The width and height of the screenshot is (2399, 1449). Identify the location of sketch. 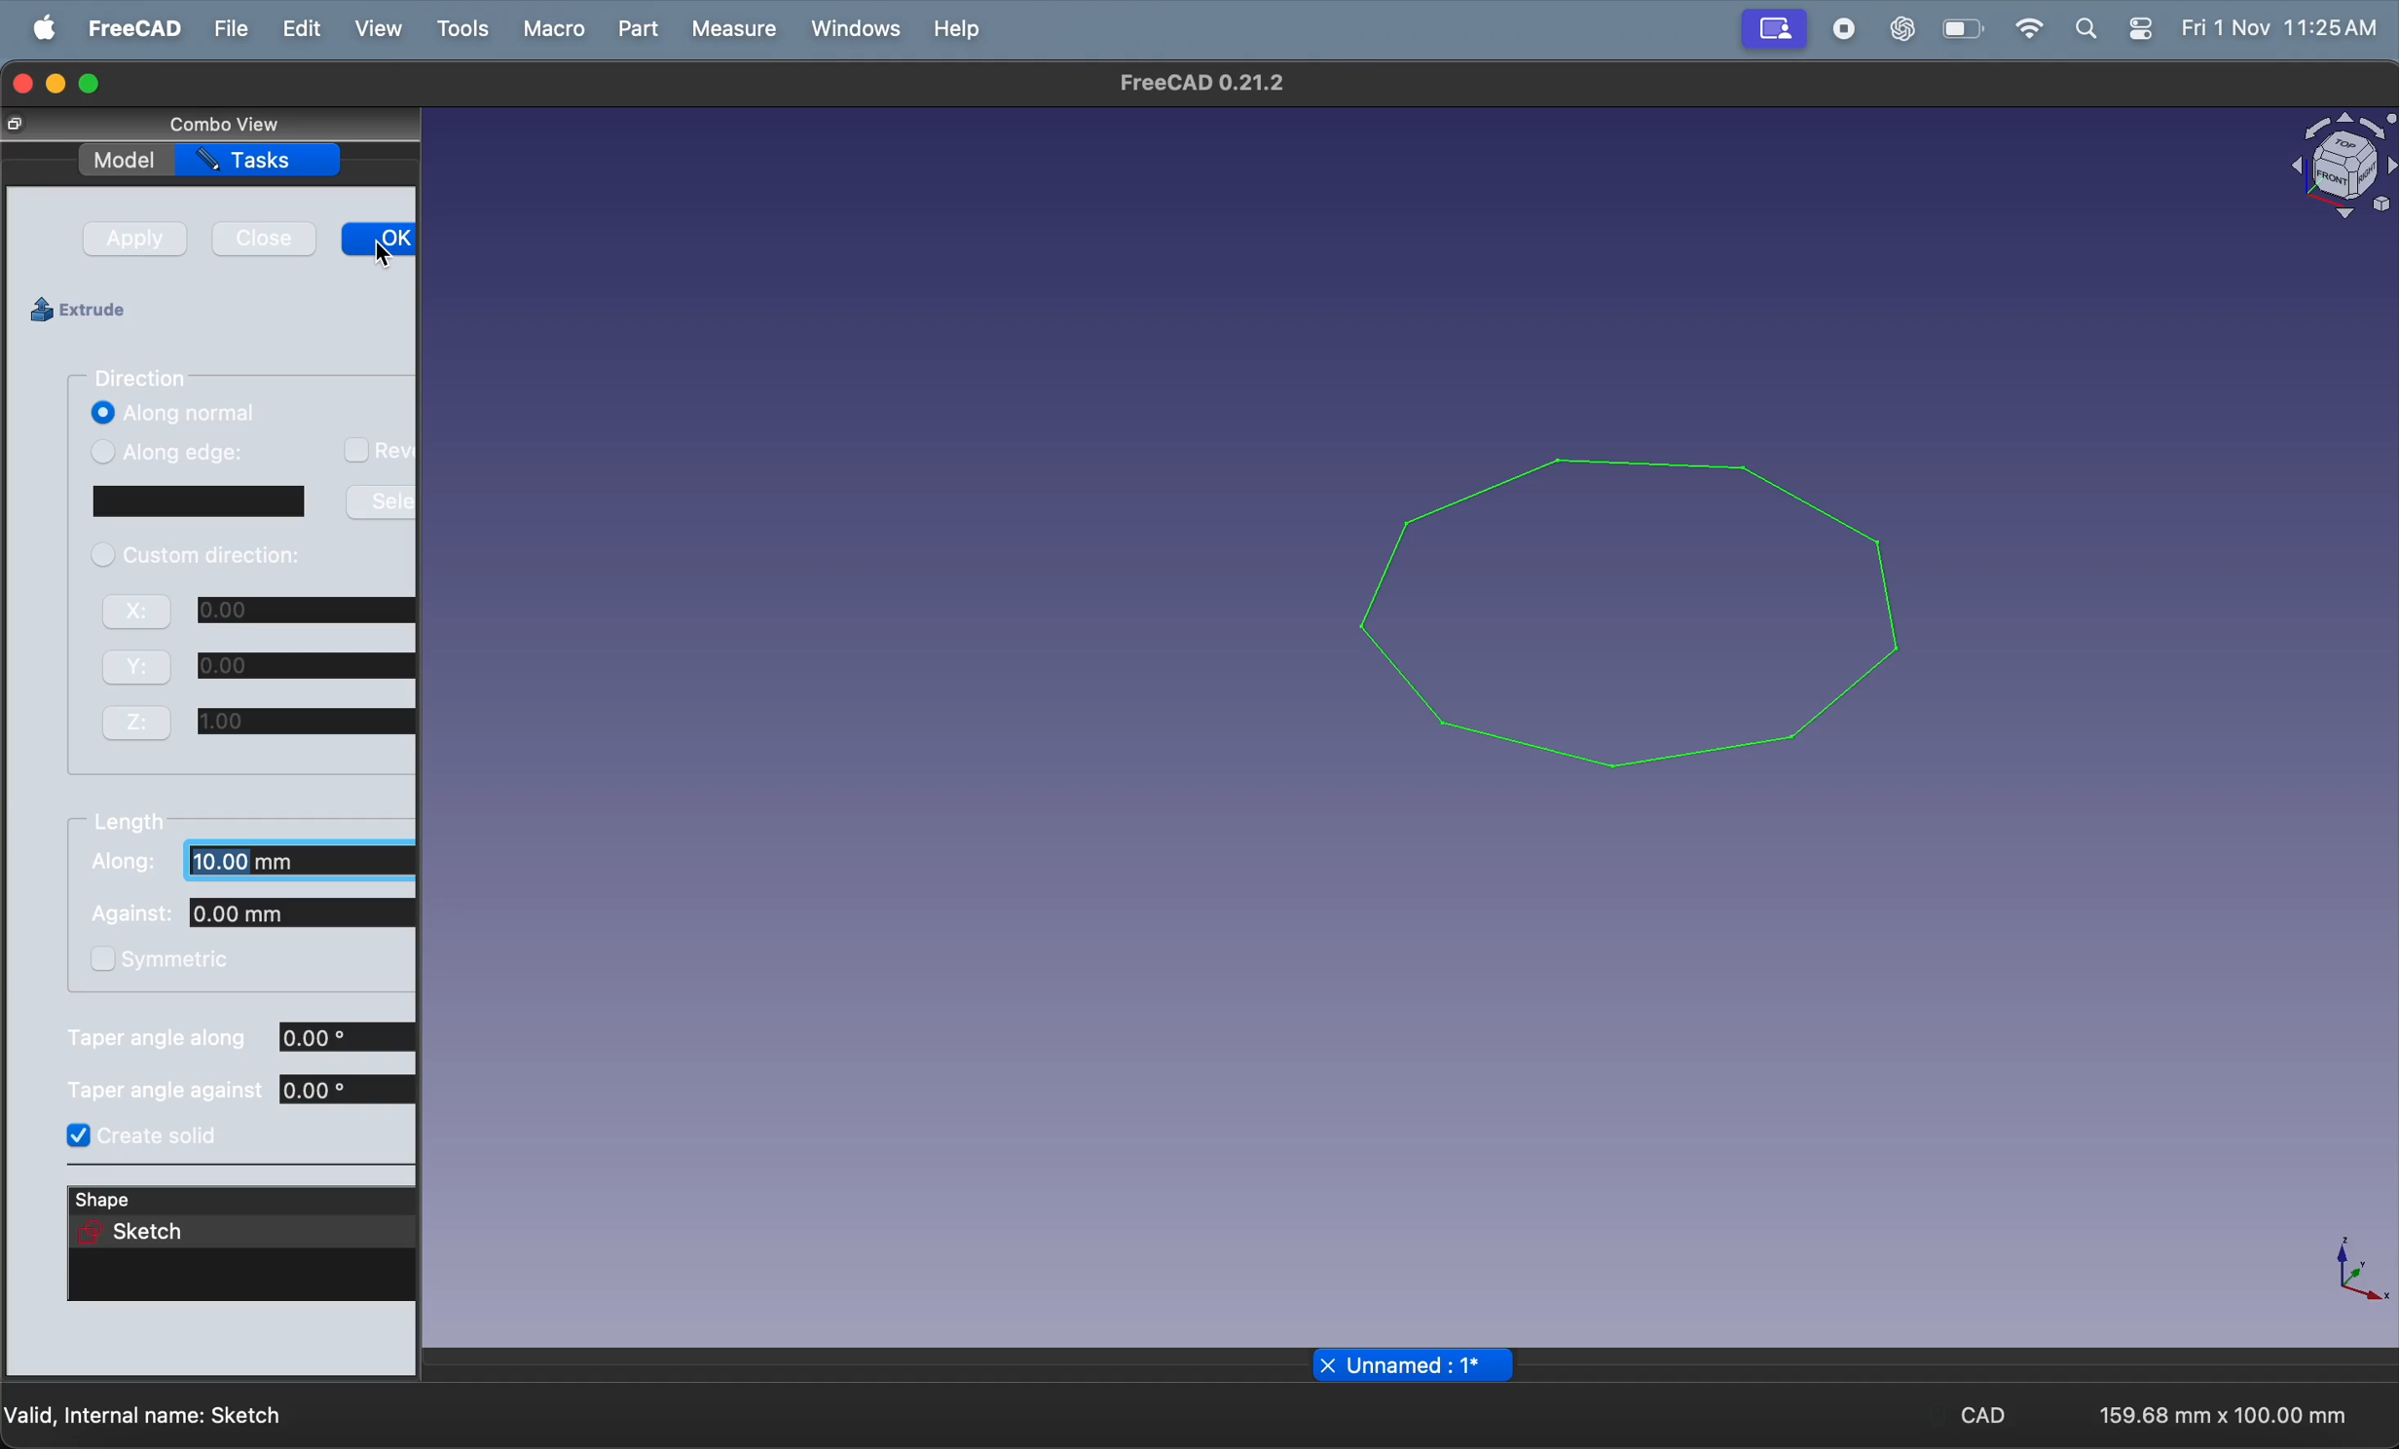
(146, 1234).